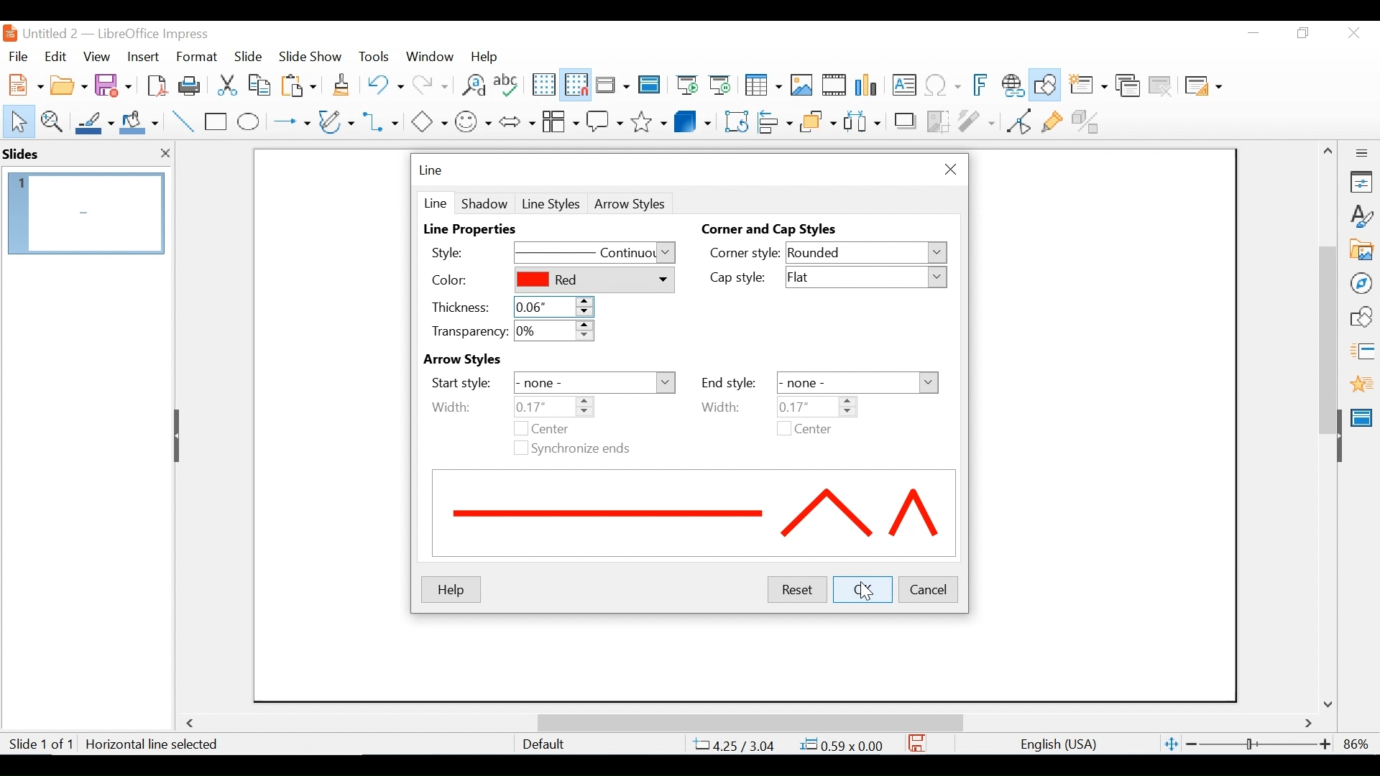 The width and height of the screenshot is (1380, 776). I want to click on Copy, so click(261, 85).